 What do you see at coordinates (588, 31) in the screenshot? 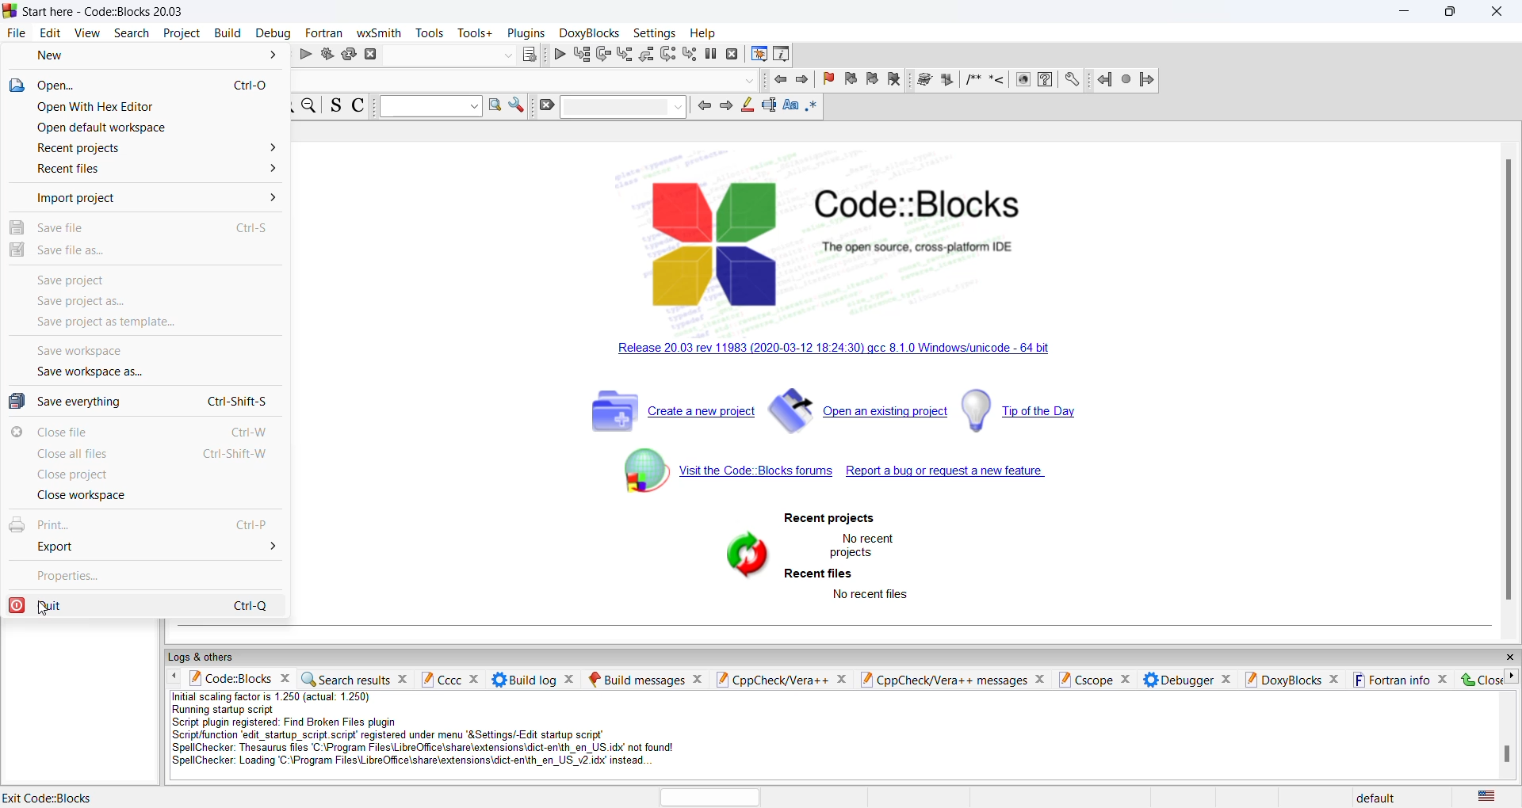
I see `doxyBlocks` at bounding box center [588, 31].